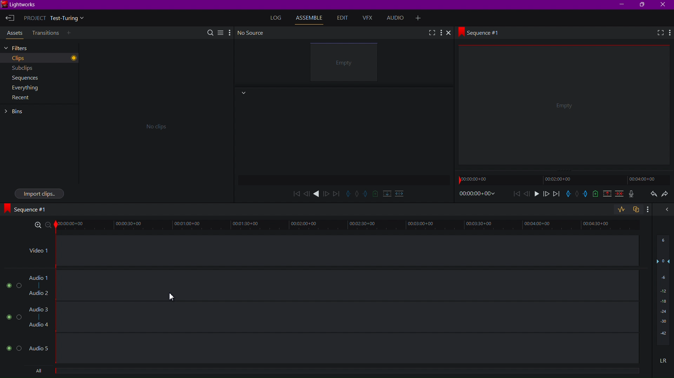 This screenshot has width=674, height=378. What do you see at coordinates (622, 5) in the screenshot?
I see `Minimize` at bounding box center [622, 5].